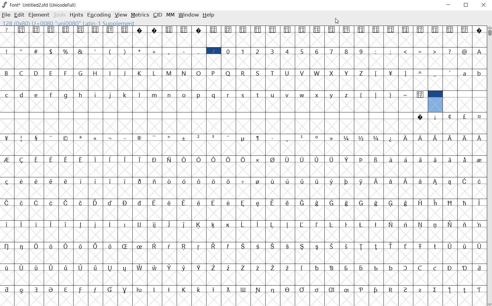 This screenshot has width=492, height=306. What do you see at coordinates (155, 160) in the screenshot?
I see `Symbol` at bounding box center [155, 160].